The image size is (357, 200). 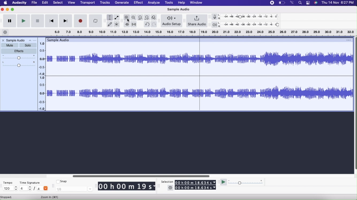 I want to click on Sample Audio, so click(x=16, y=40).